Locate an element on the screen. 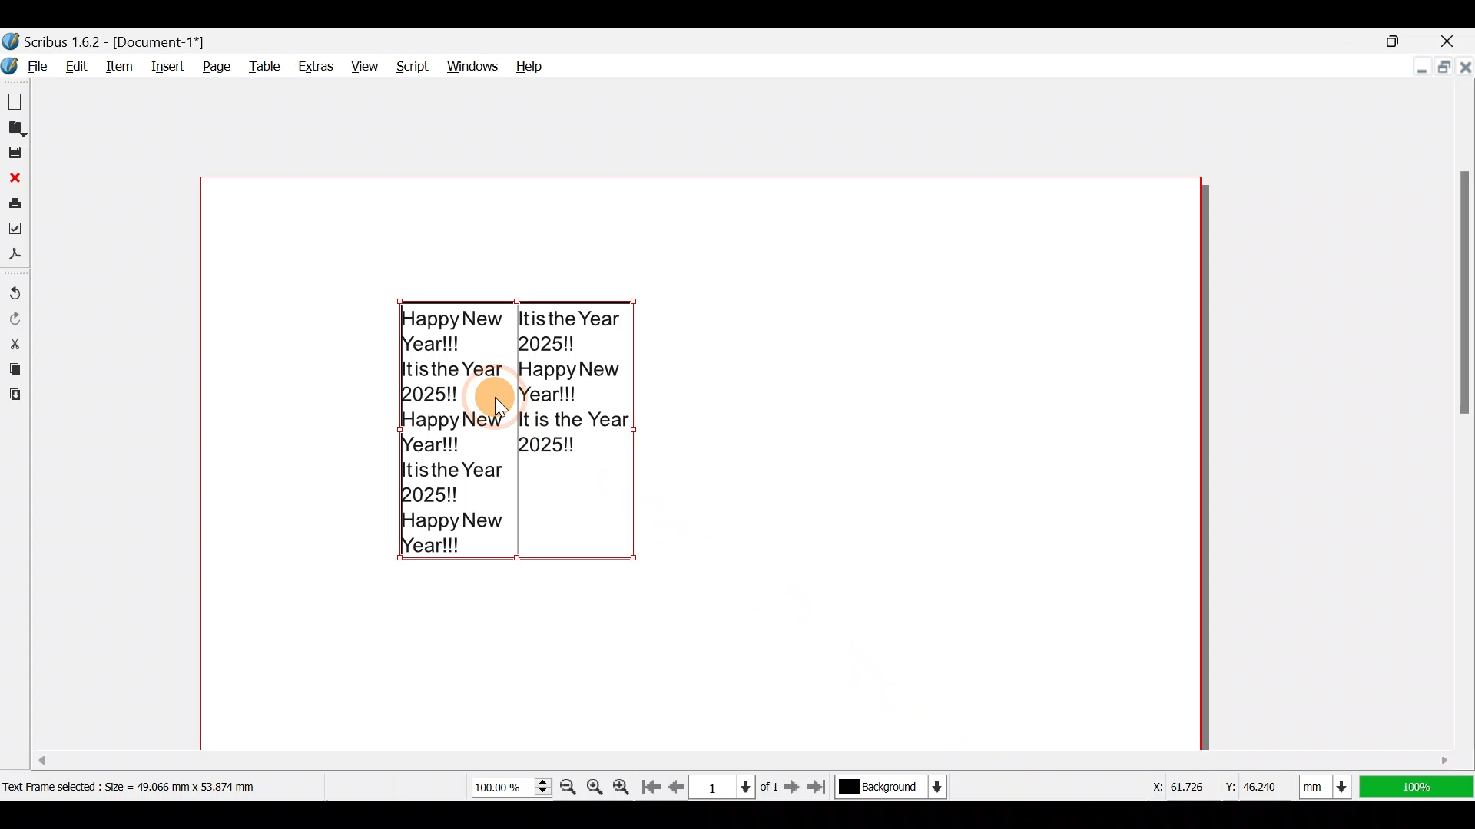 The image size is (1475, 829). Table is located at coordinates (262, 65).